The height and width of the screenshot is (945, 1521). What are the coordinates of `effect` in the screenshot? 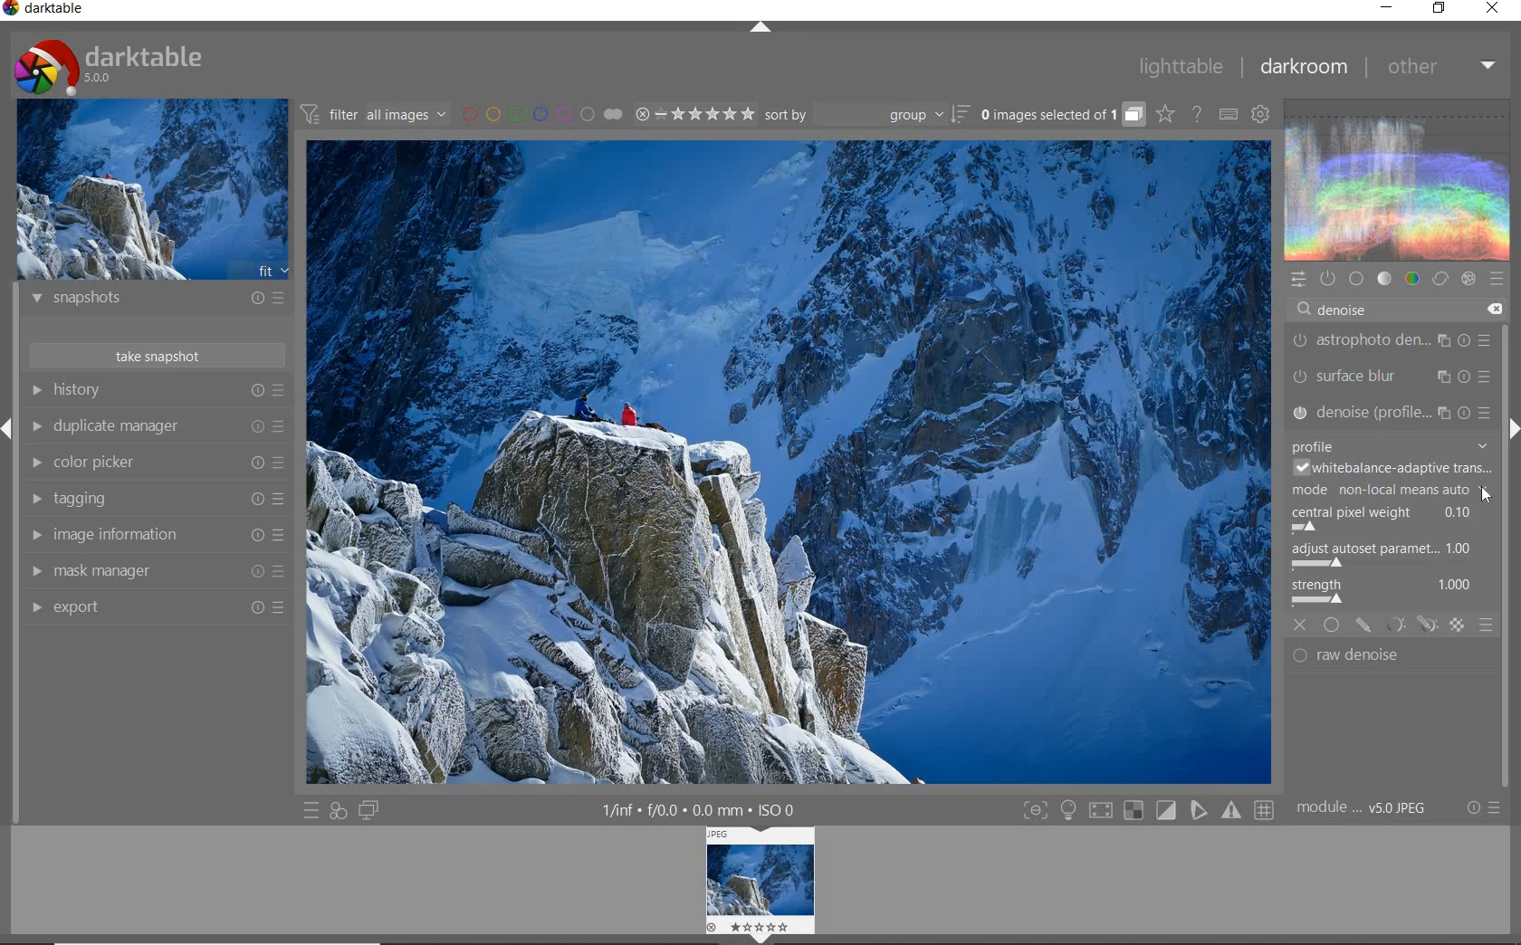 It's located at (1468, 279).